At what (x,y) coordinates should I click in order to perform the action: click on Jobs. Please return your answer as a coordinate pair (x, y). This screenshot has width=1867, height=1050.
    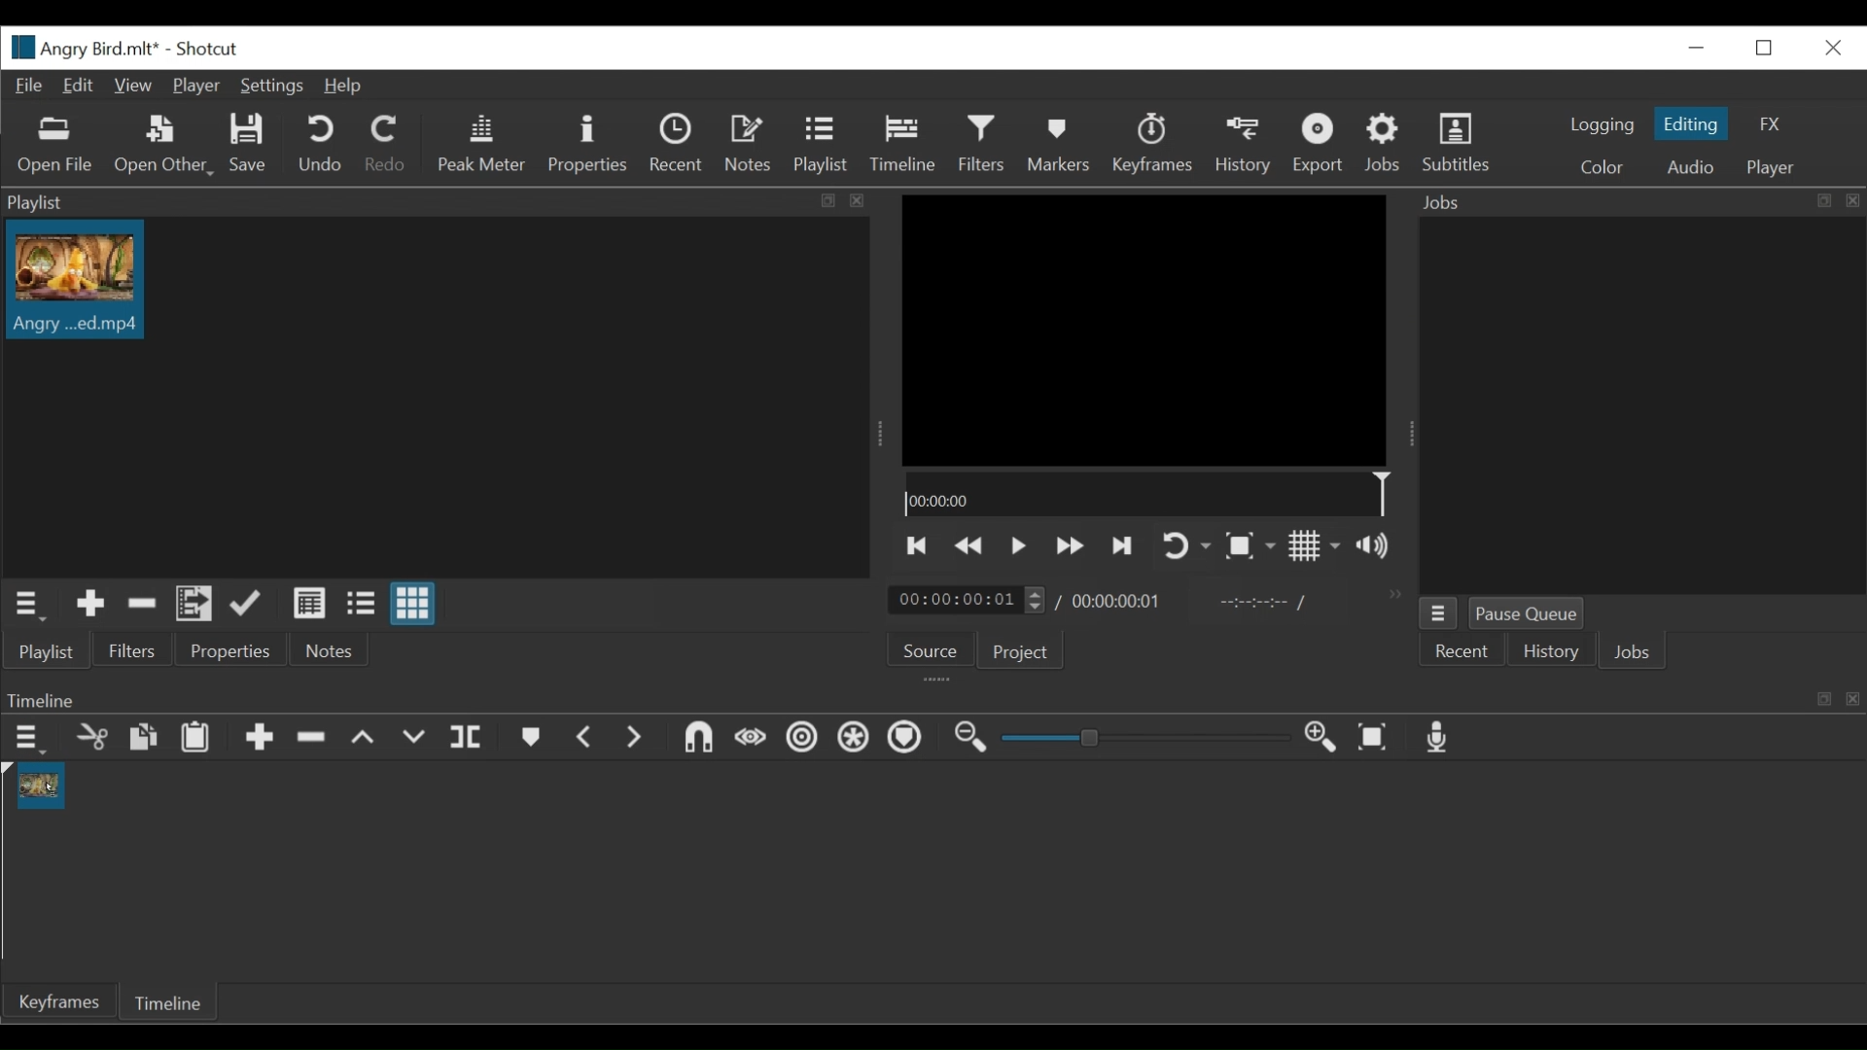
    Looking at the image, I should click on (1636, 655).